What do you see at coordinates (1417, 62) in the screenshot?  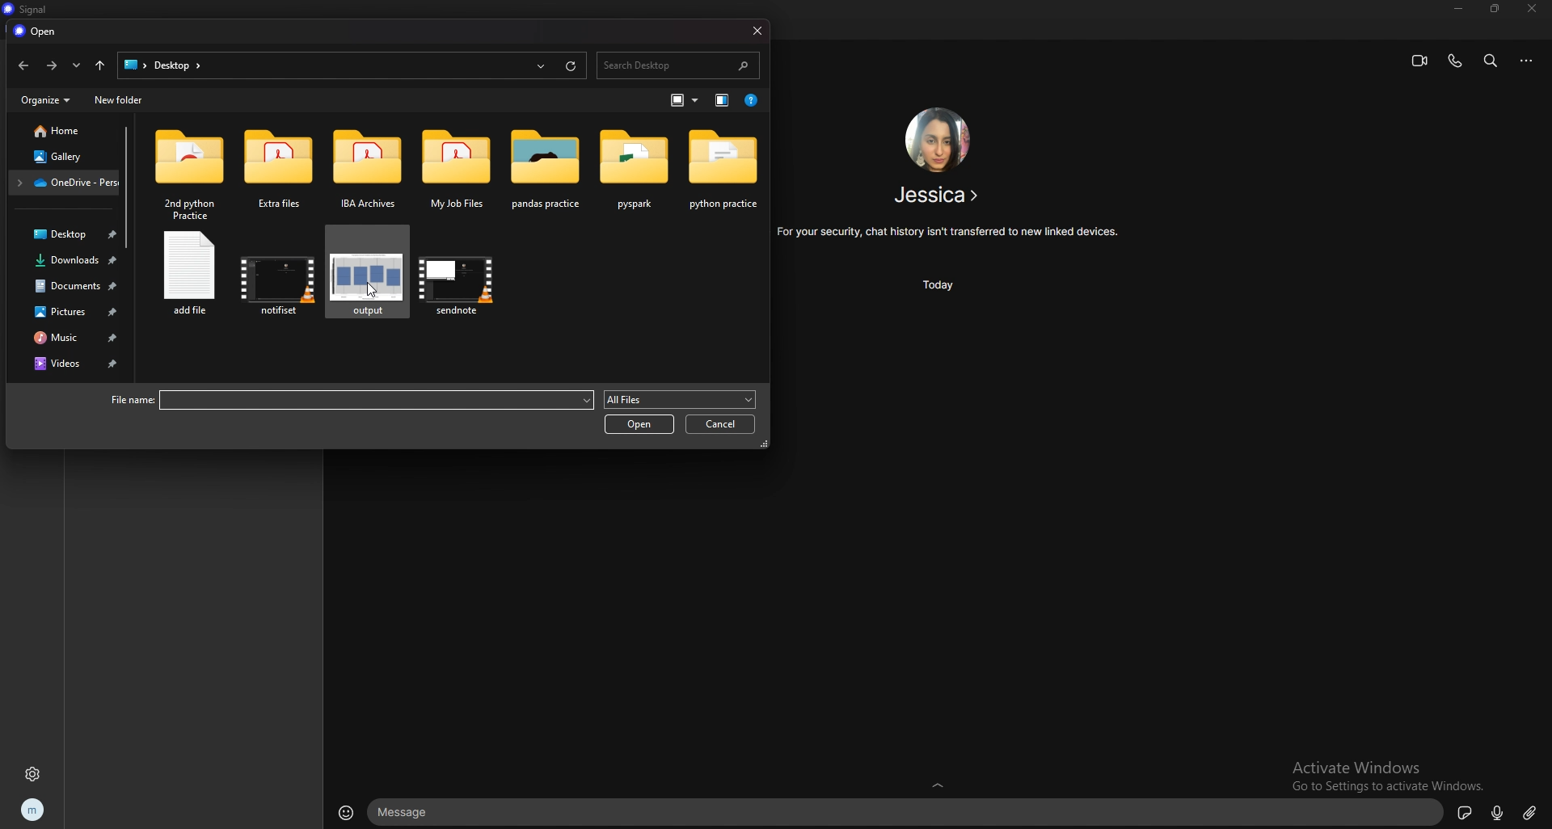 I see `video call` at bounding box center [1417, 62].